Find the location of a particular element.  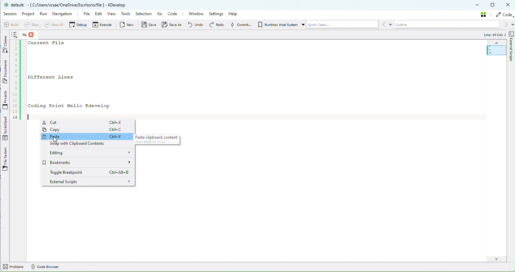

paste Ctrl+V is located at coordinates (88, 136).